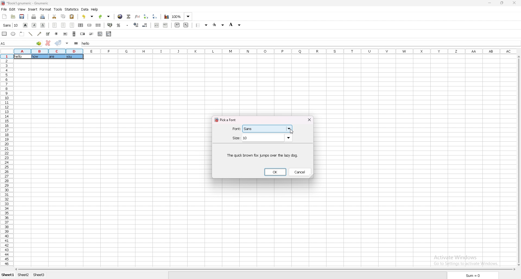  I want to click on accept changes in all cells, so click(67, 43).